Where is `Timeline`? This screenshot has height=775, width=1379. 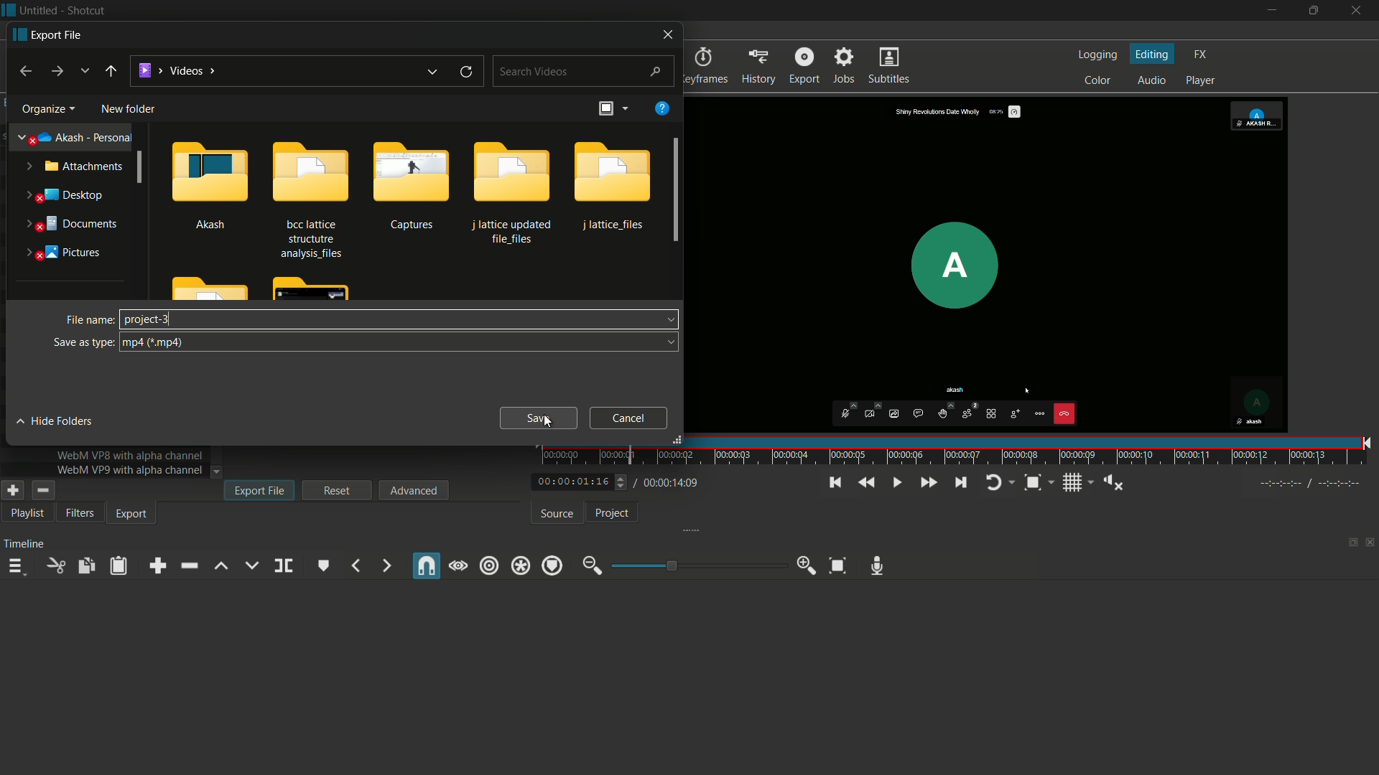 Timeline is located at coordinates (27, 542).